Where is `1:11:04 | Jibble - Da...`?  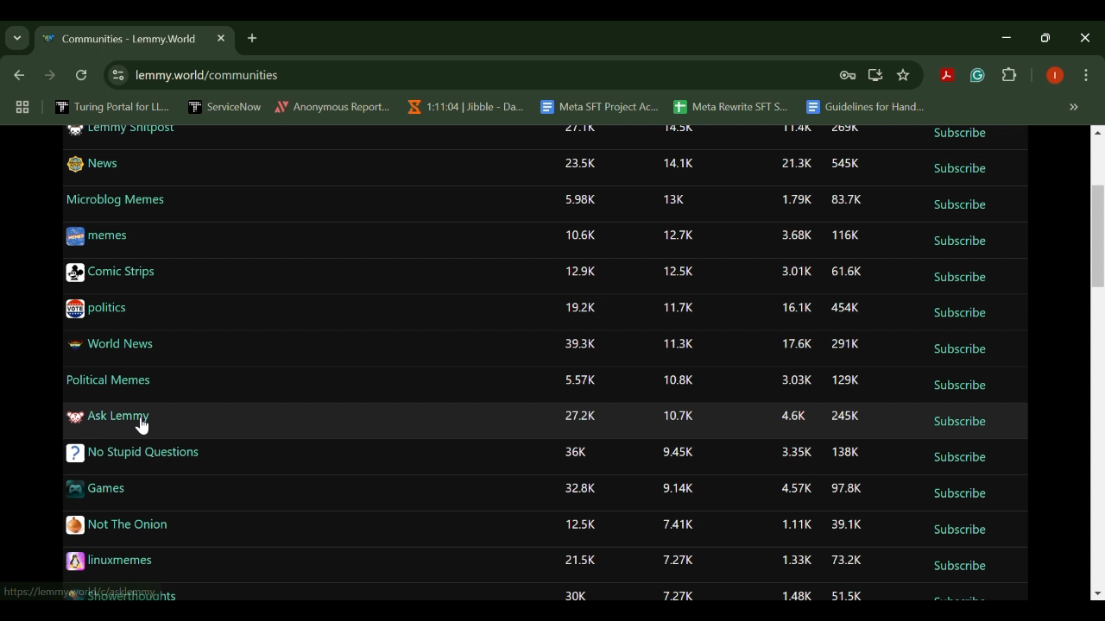
1:11:04 | Jibble - Da... is located at coordinates (464, 107).